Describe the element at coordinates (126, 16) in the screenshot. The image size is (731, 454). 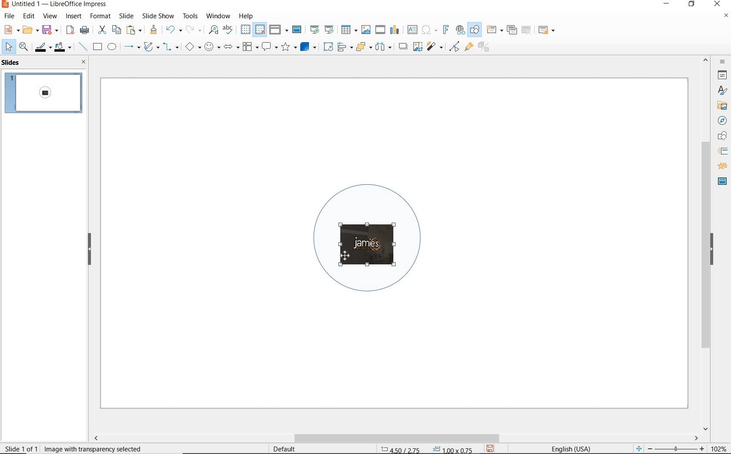
I see `slide` at that location.